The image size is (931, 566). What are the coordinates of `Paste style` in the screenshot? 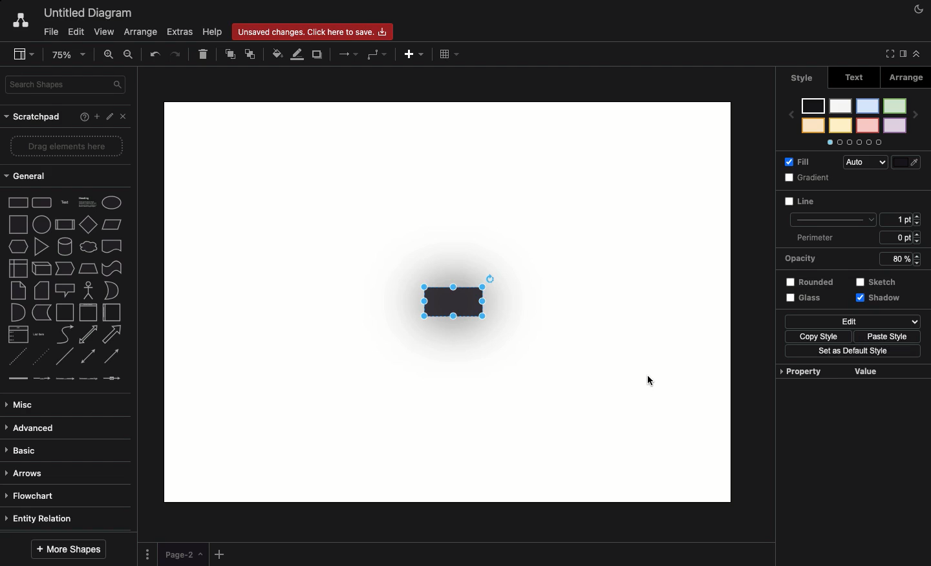 It's located at (884, 335).